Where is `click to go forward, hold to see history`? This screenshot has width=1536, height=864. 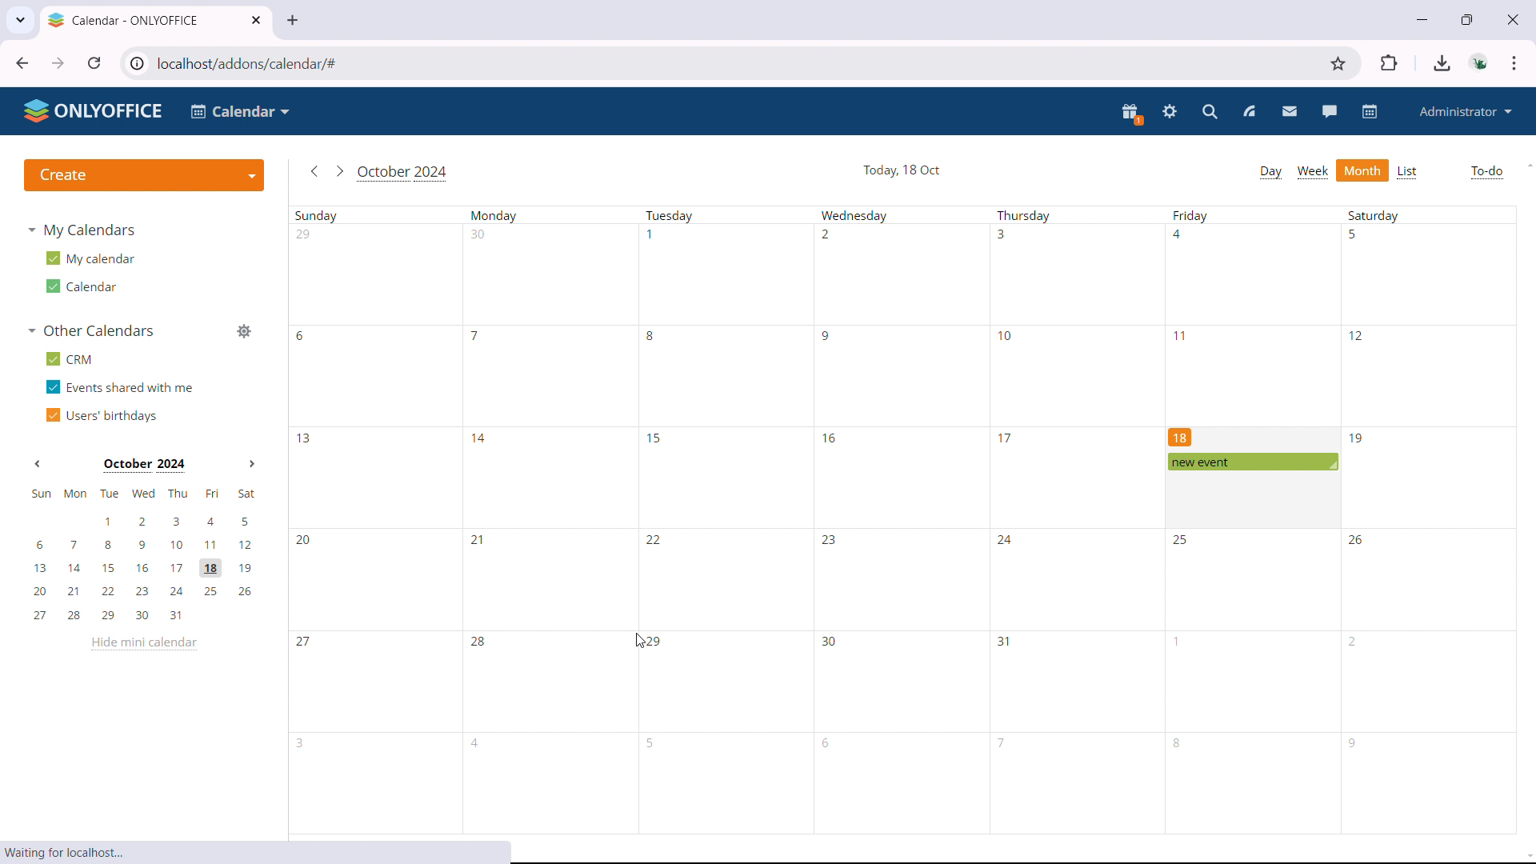
click to go forward, hold to see history is located at coordinates (58, 63).